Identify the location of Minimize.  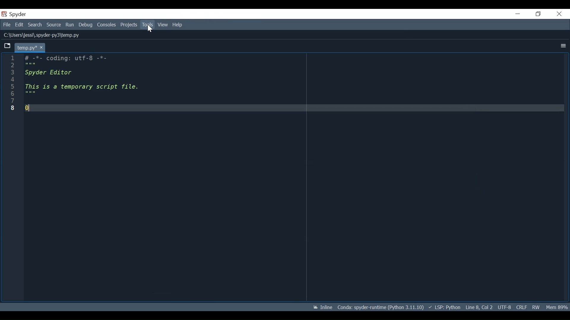
(518, 14).